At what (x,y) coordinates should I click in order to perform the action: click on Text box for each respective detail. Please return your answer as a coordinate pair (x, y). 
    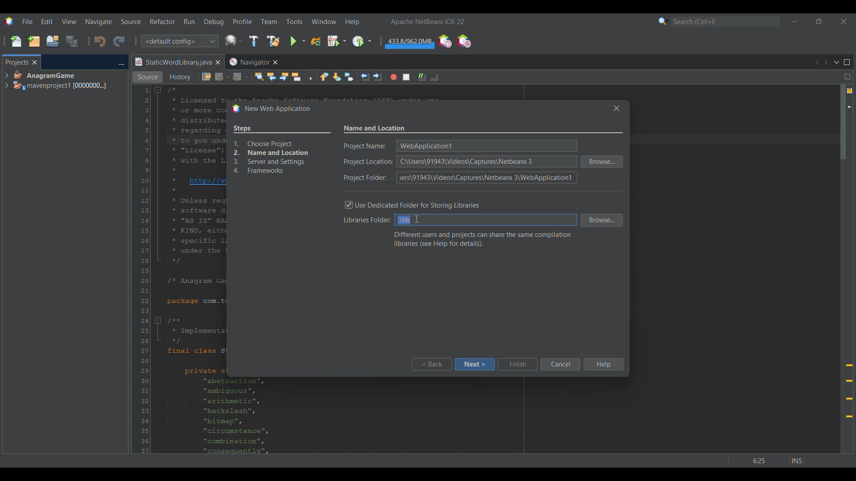
    Looking at the image, I should click on (485, 161).